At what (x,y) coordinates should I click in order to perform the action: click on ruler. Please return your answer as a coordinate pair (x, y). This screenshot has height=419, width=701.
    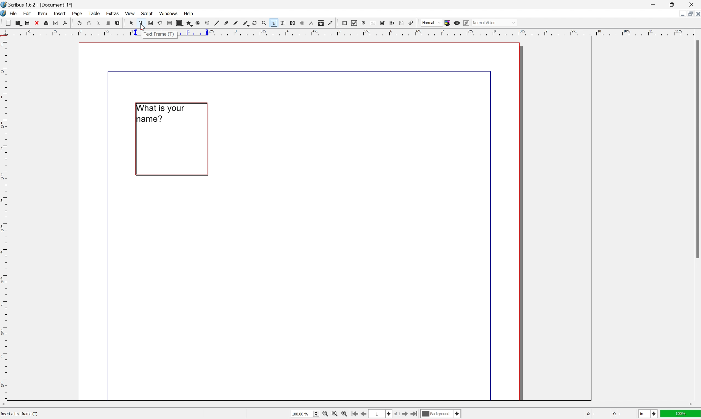
    Looking at the image, I should click on (5, 219).